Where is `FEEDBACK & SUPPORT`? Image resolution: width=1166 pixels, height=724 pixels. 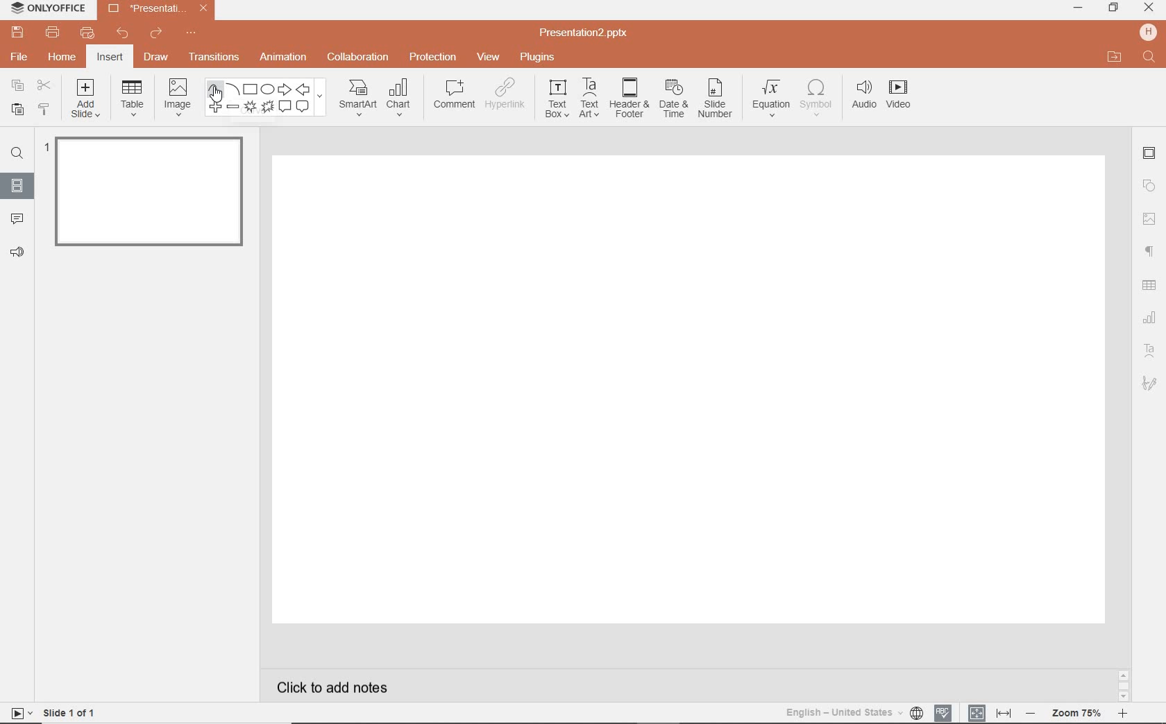
FEEDBACK & SUPPORT is located at coordinates (17, 252).